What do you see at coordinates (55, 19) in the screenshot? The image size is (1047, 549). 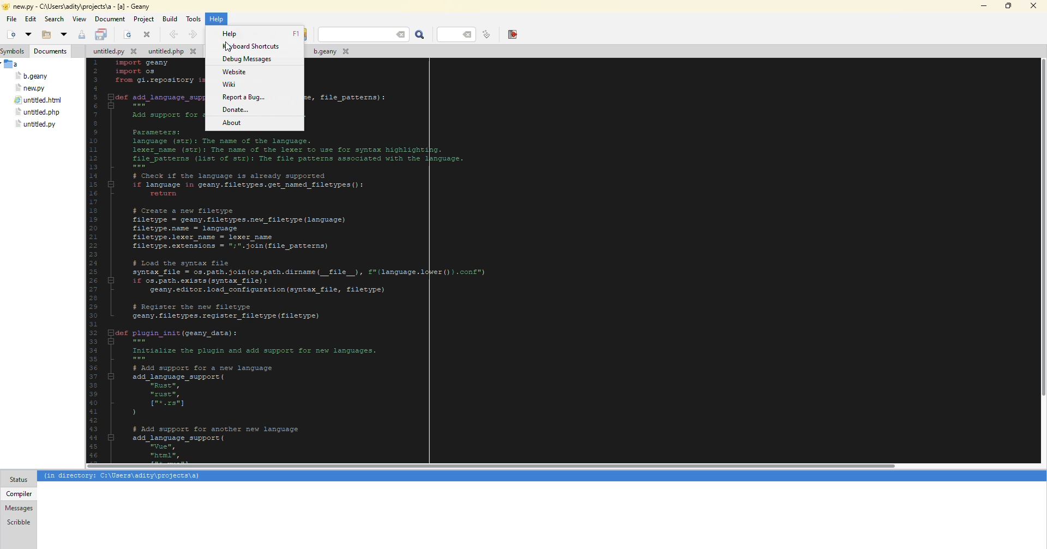 I see `search` at bounding box center [55, 19].